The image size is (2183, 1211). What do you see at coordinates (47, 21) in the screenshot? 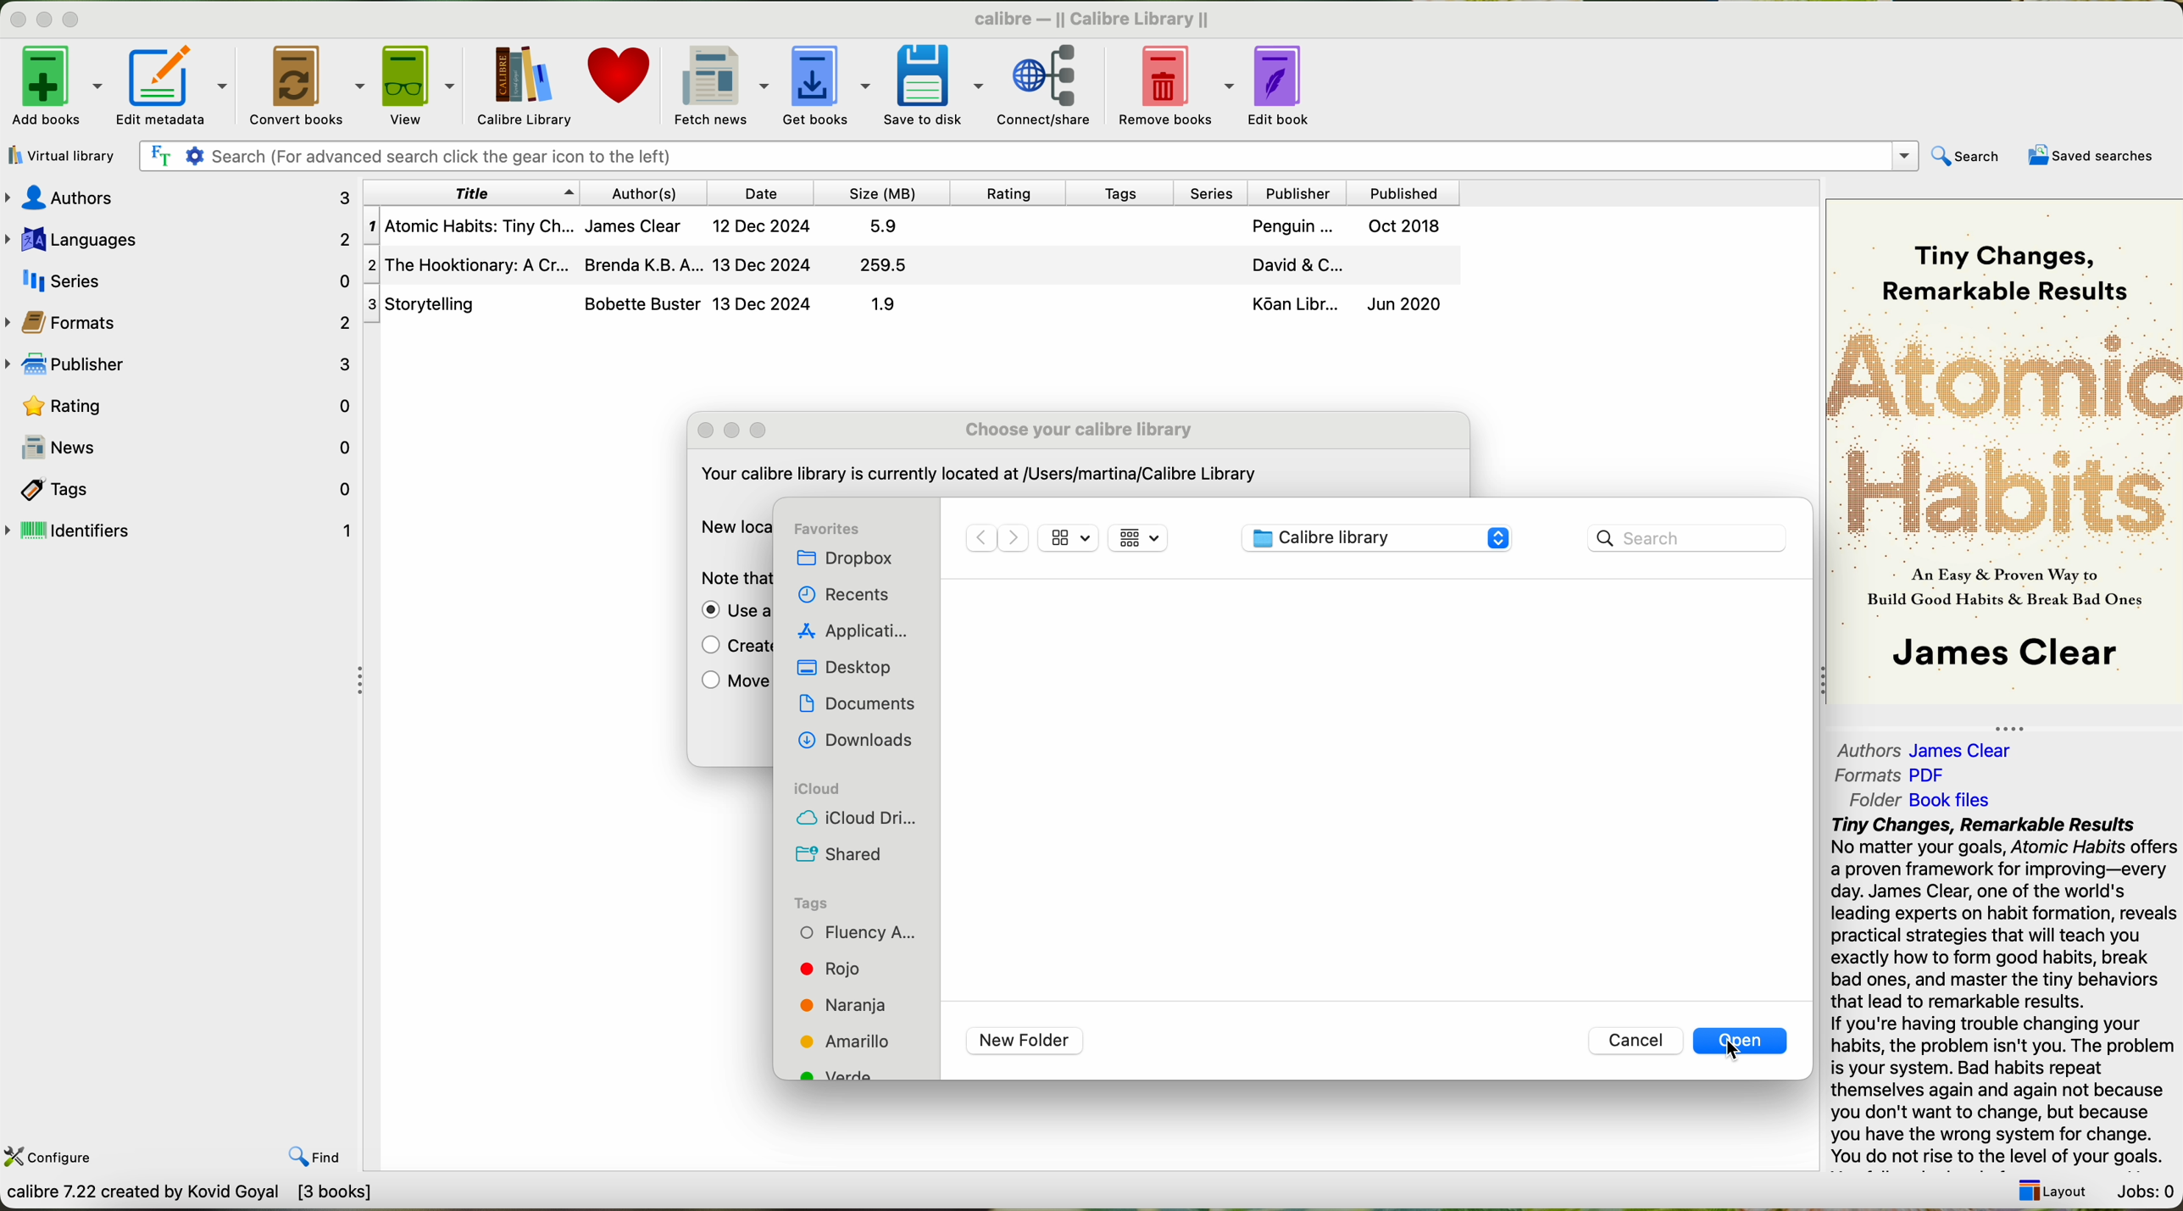
I see `Minimize` at bounding box center [47, 21].